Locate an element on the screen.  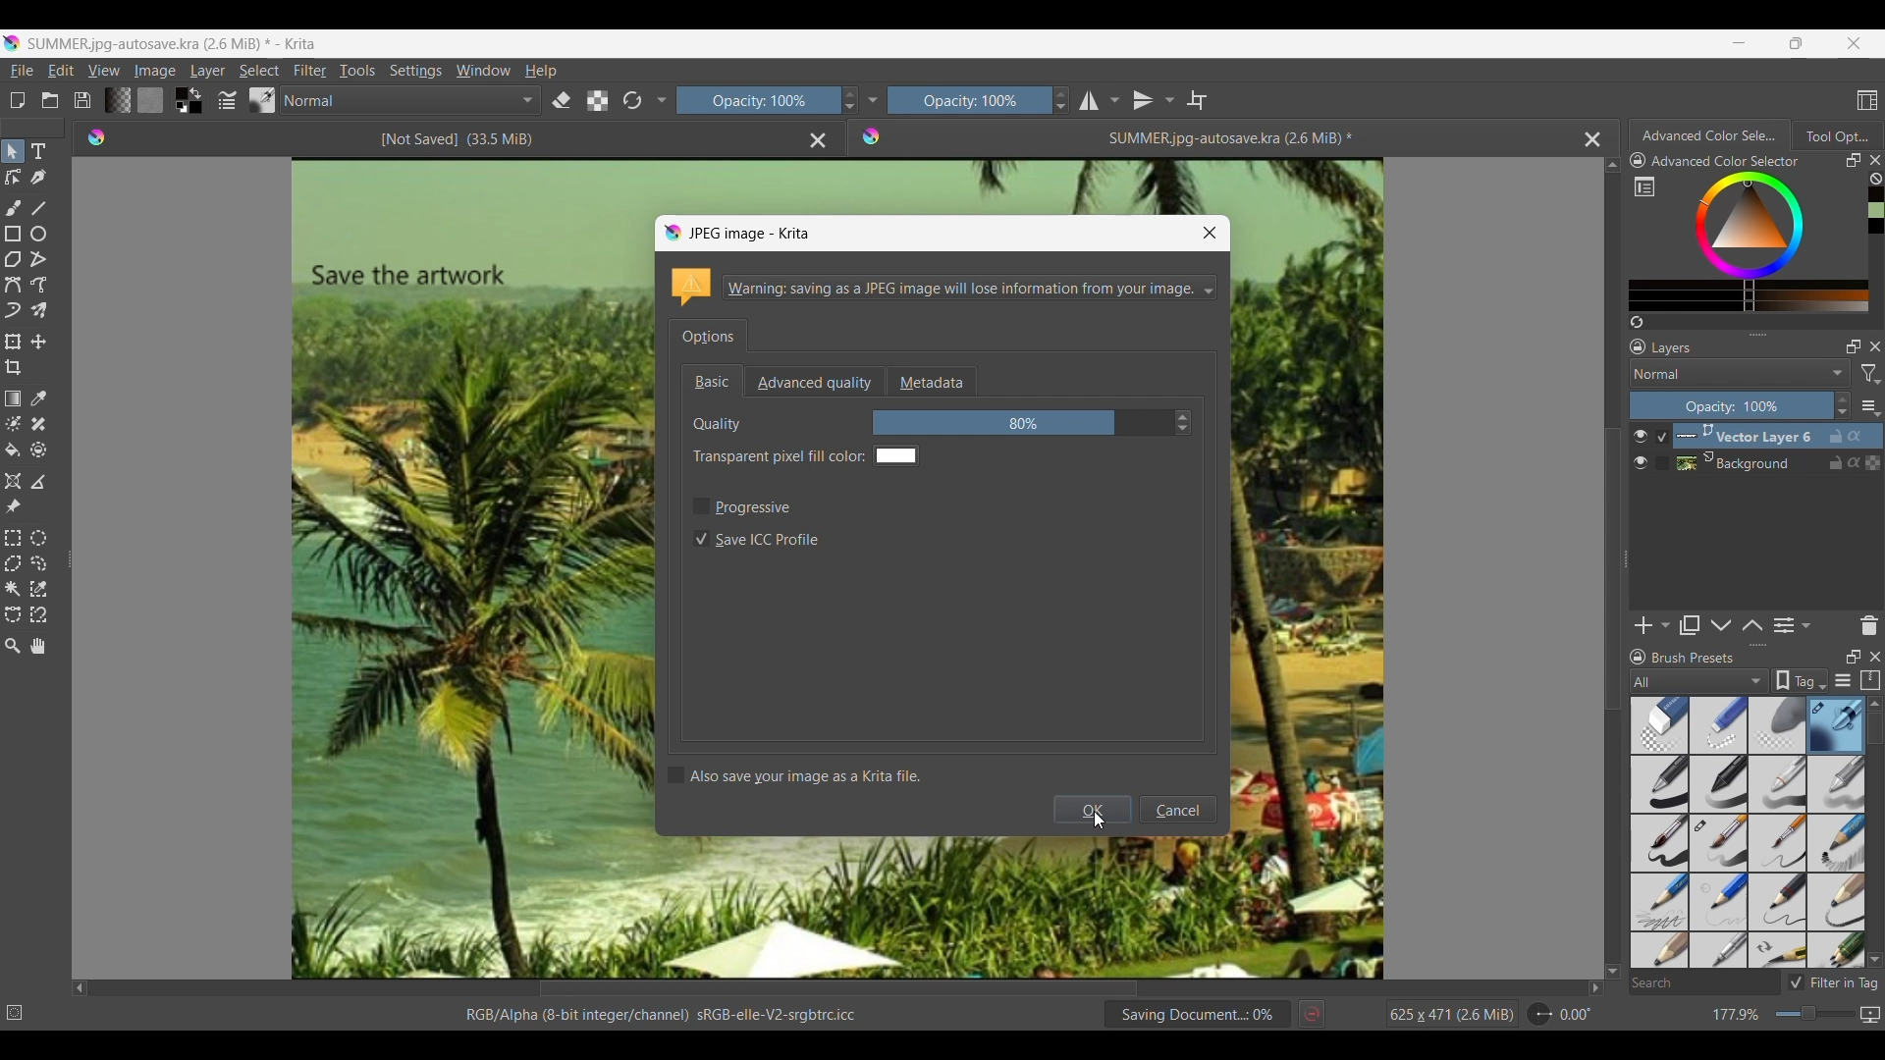
View is located at coordinates (104, 71).